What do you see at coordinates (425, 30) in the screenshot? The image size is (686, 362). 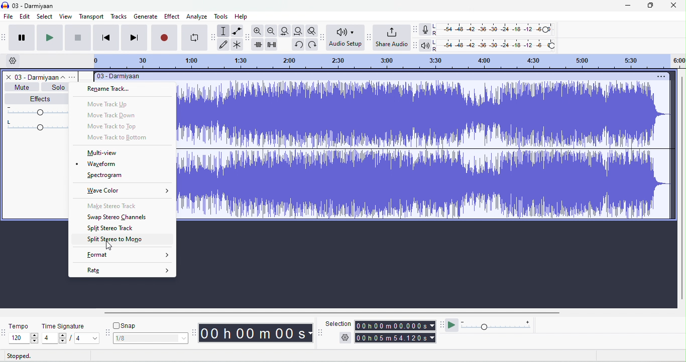 I see `record meter` at bounding box center [425, 30].